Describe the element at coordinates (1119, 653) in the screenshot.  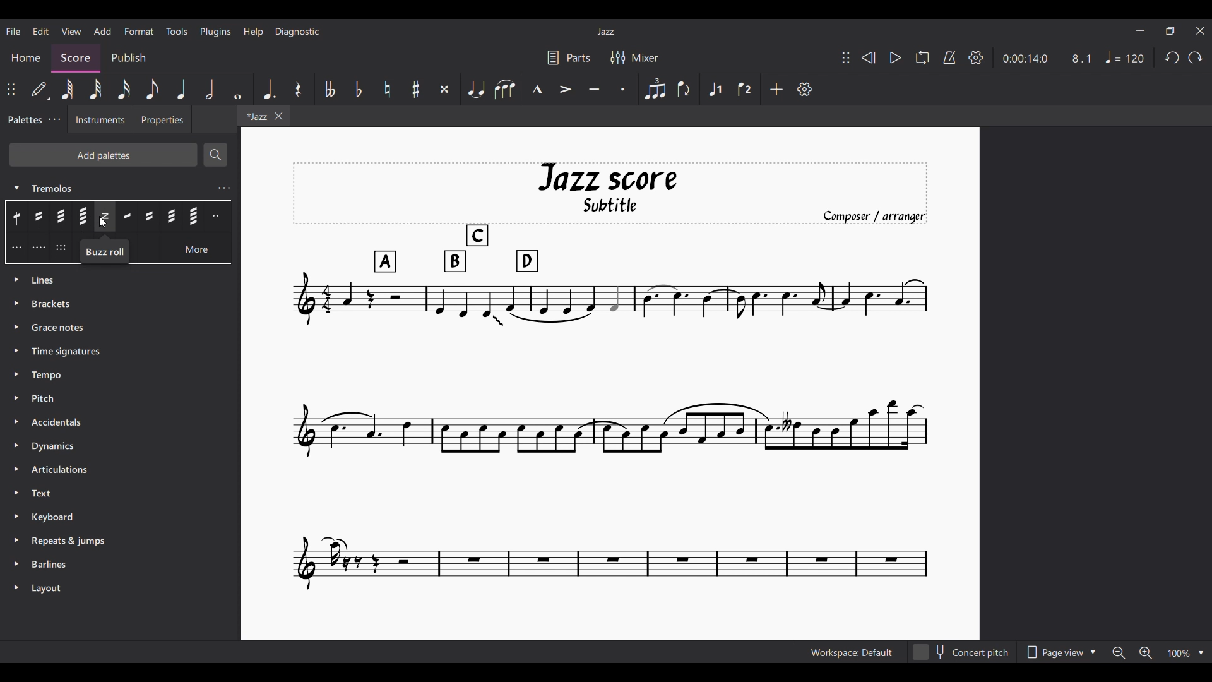
I see `Zoom out` at that location.